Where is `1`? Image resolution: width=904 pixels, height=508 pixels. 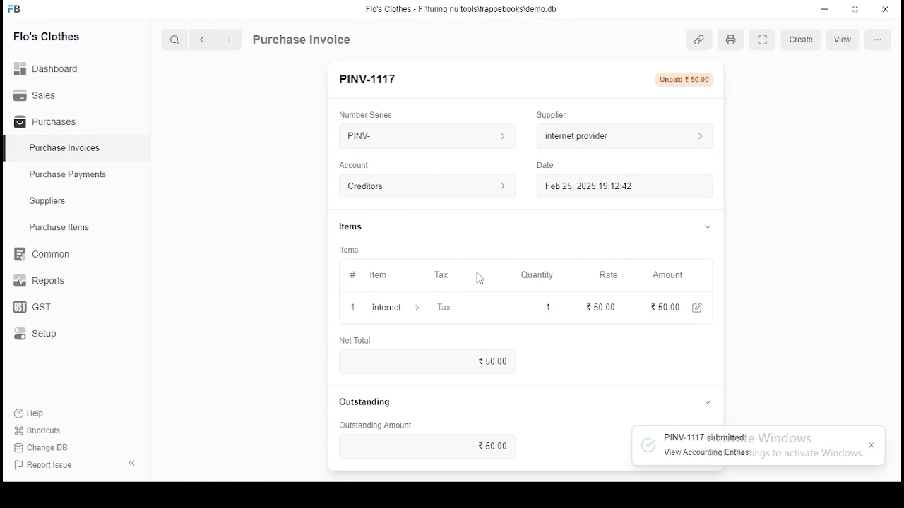 1 is located at coordinates (547, 307).